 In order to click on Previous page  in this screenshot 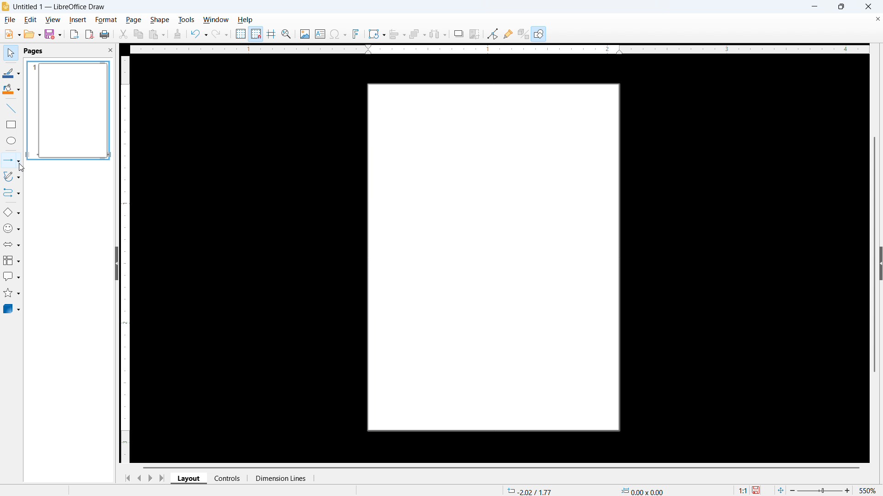, I will do `click(139, 478)`.